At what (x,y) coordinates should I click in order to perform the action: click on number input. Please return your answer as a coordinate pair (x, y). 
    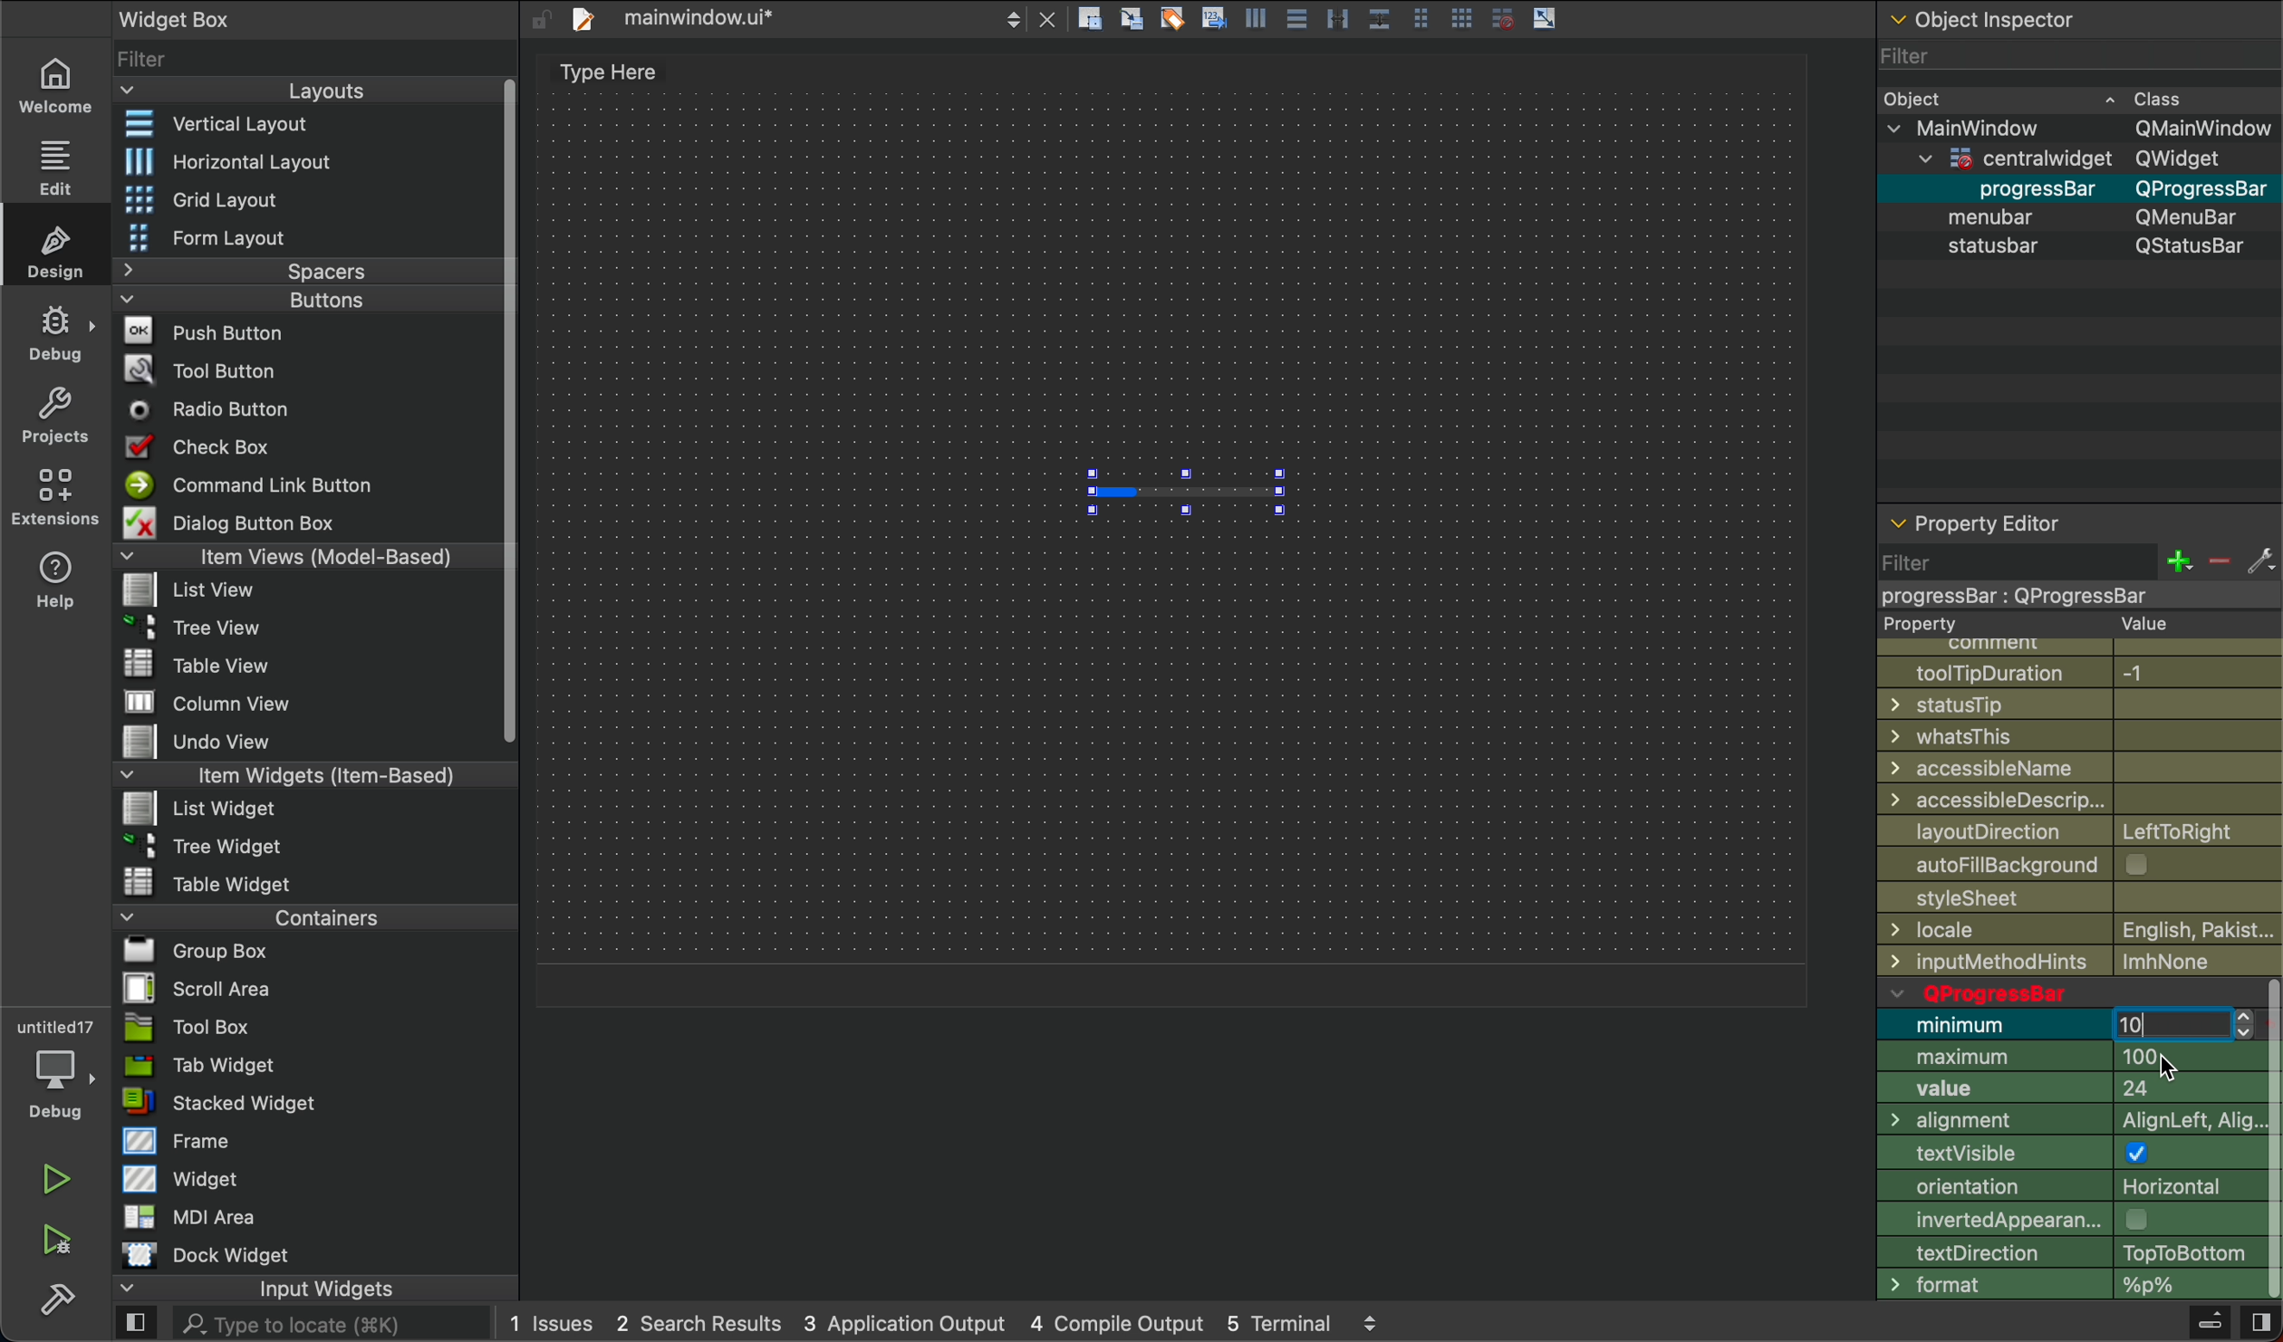
    Looking at the image, I should click on (2182, 1024).